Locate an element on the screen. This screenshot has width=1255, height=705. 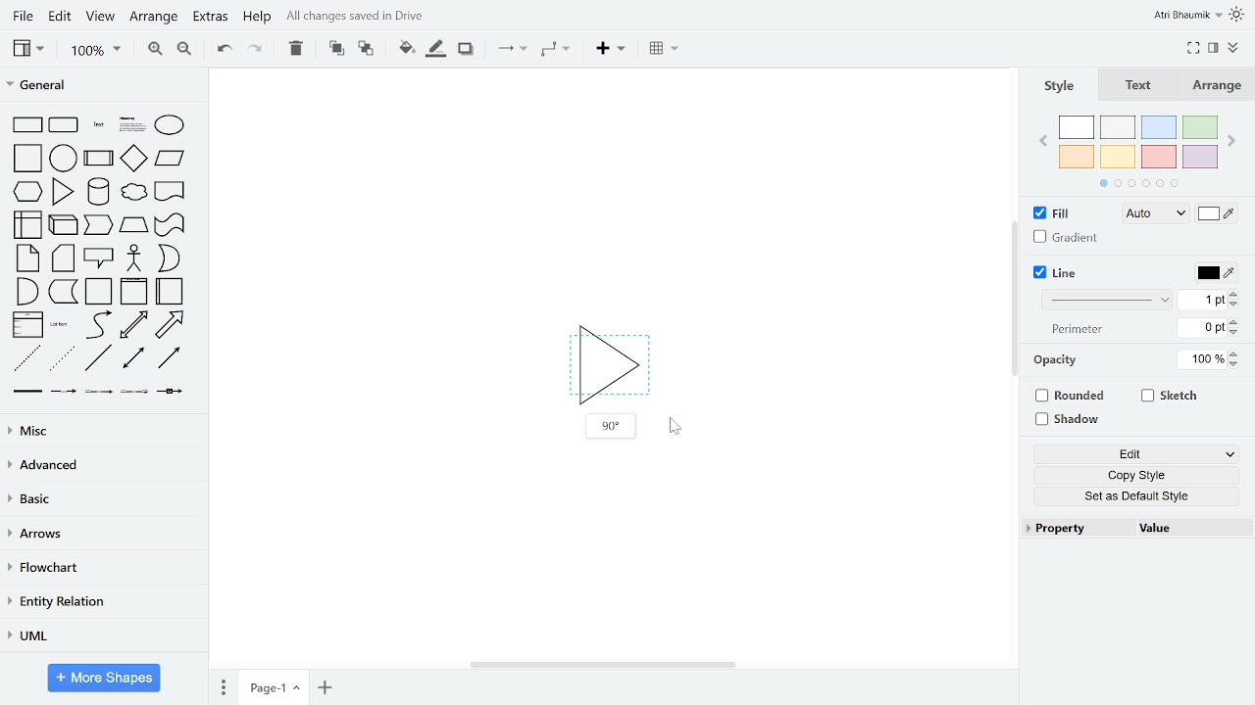
edit is located at coordinates (61, 17).